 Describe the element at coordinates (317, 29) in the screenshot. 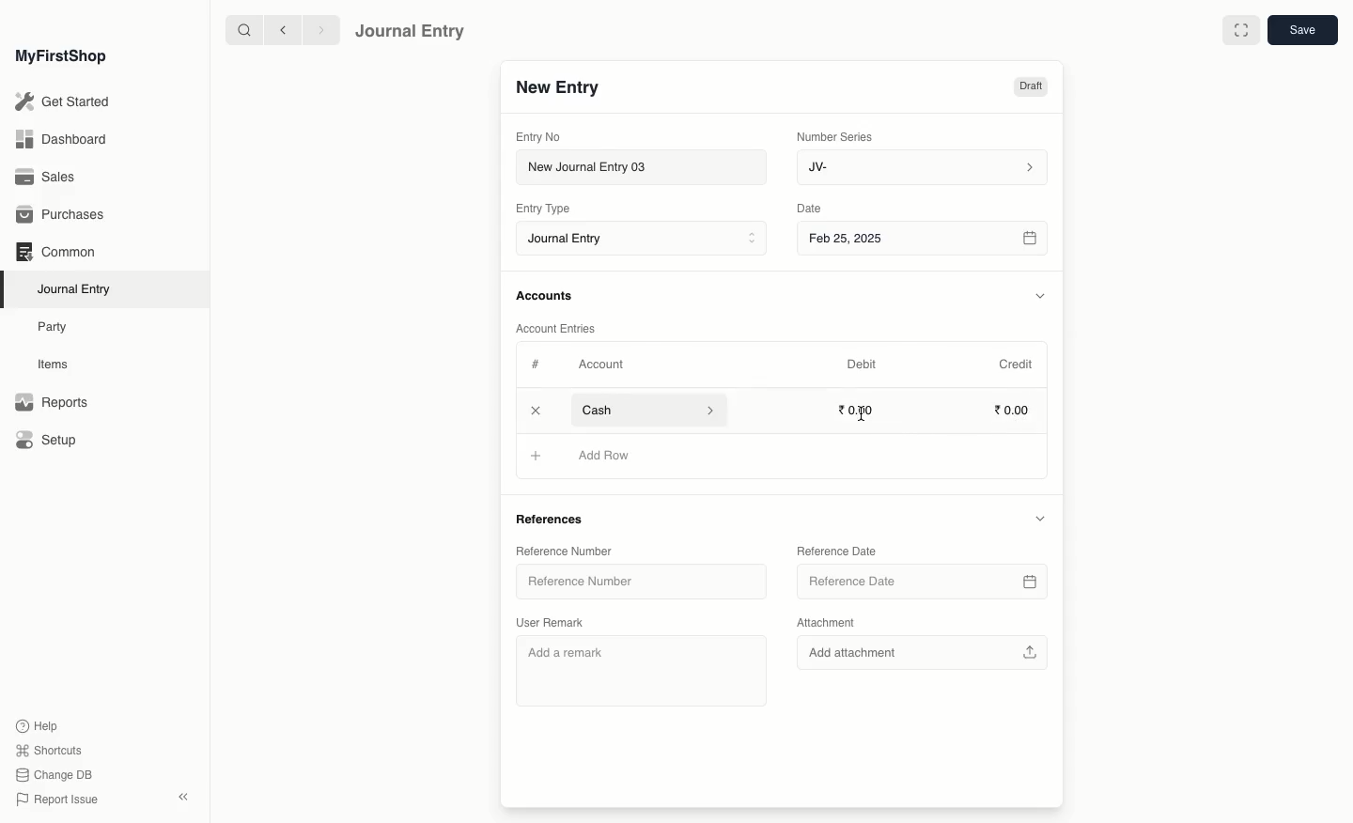

I see `forward >` at that location.